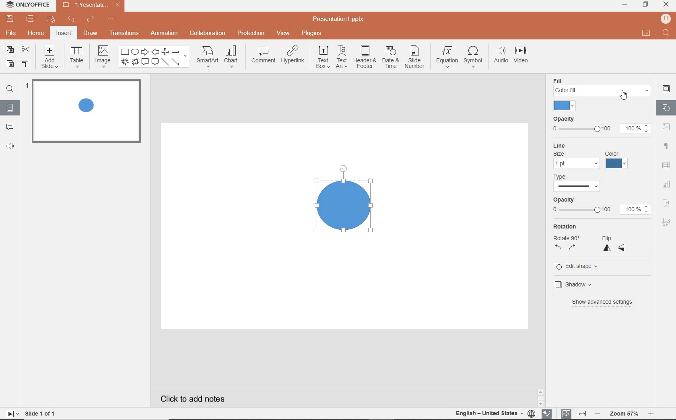  Describe the element at coordinates (665, 19) in the screenshot. I see `hp` at that location.